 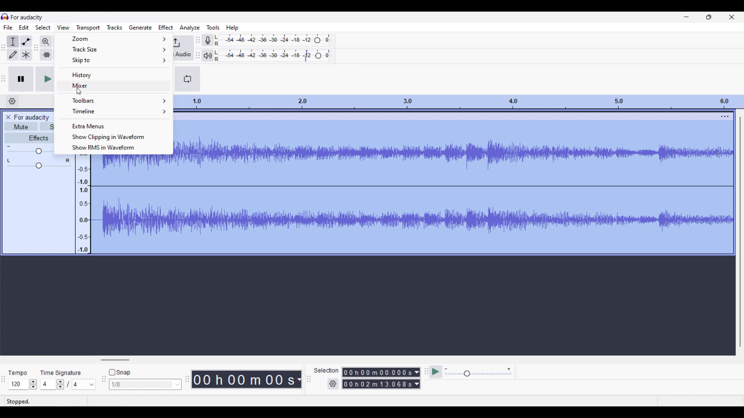 I want to click on Snap toggle, so click(x=120, y=372).